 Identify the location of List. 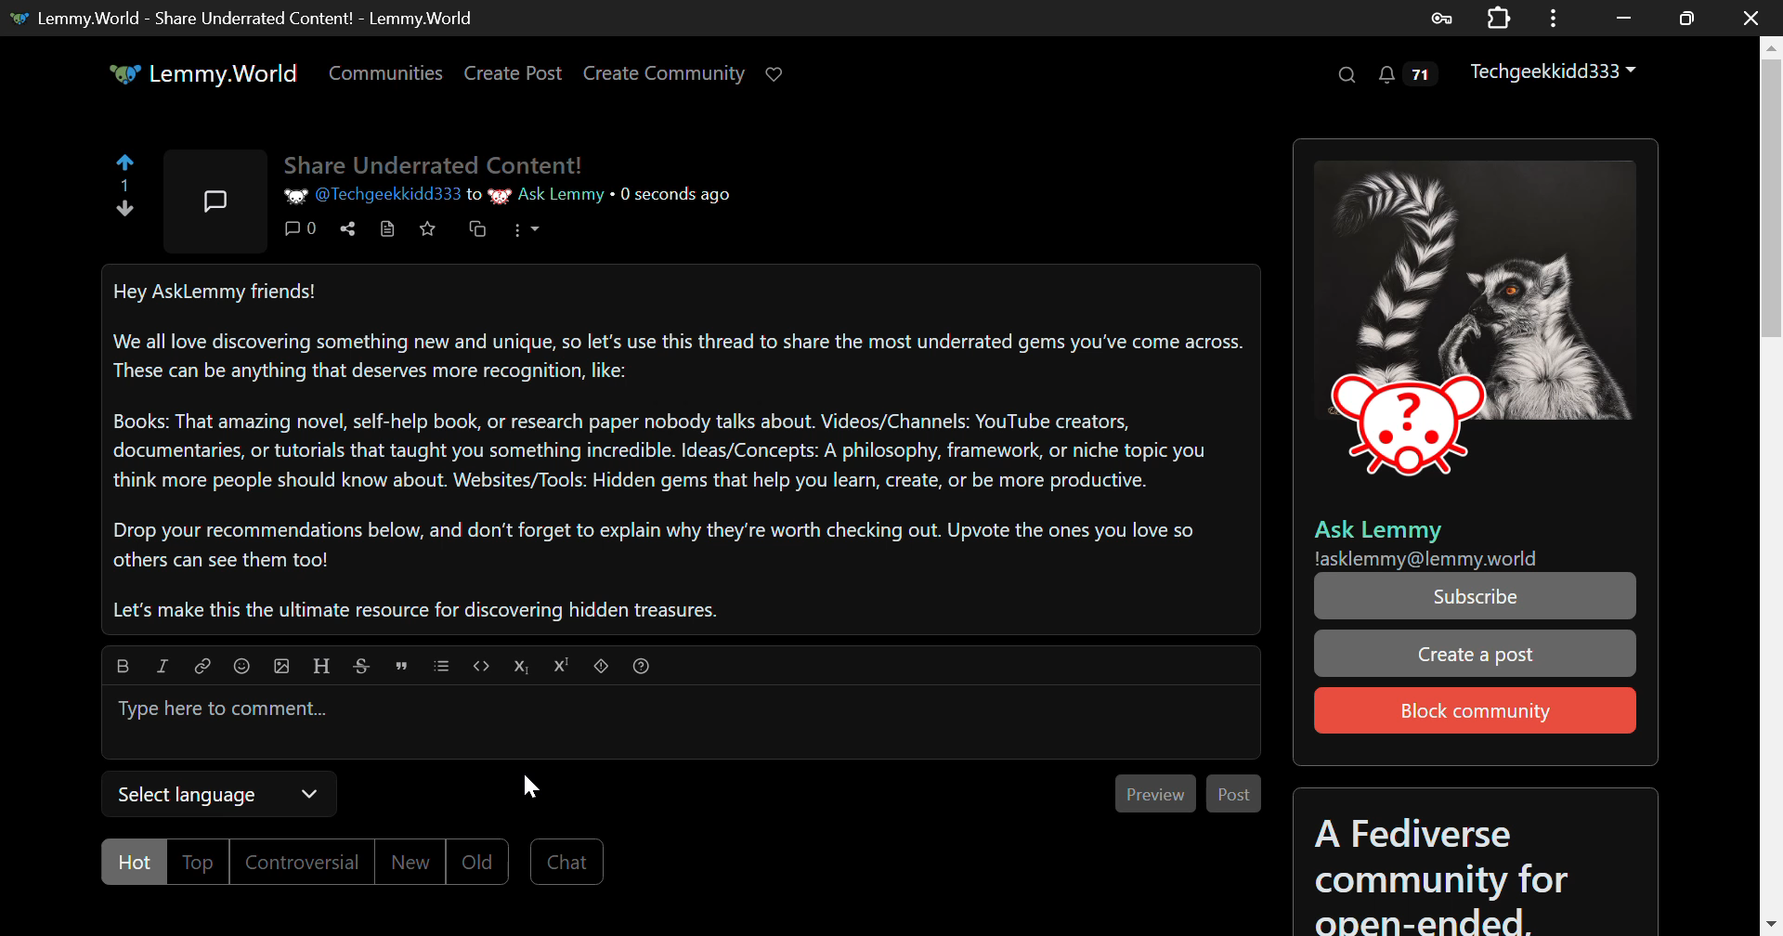
(441, 668).